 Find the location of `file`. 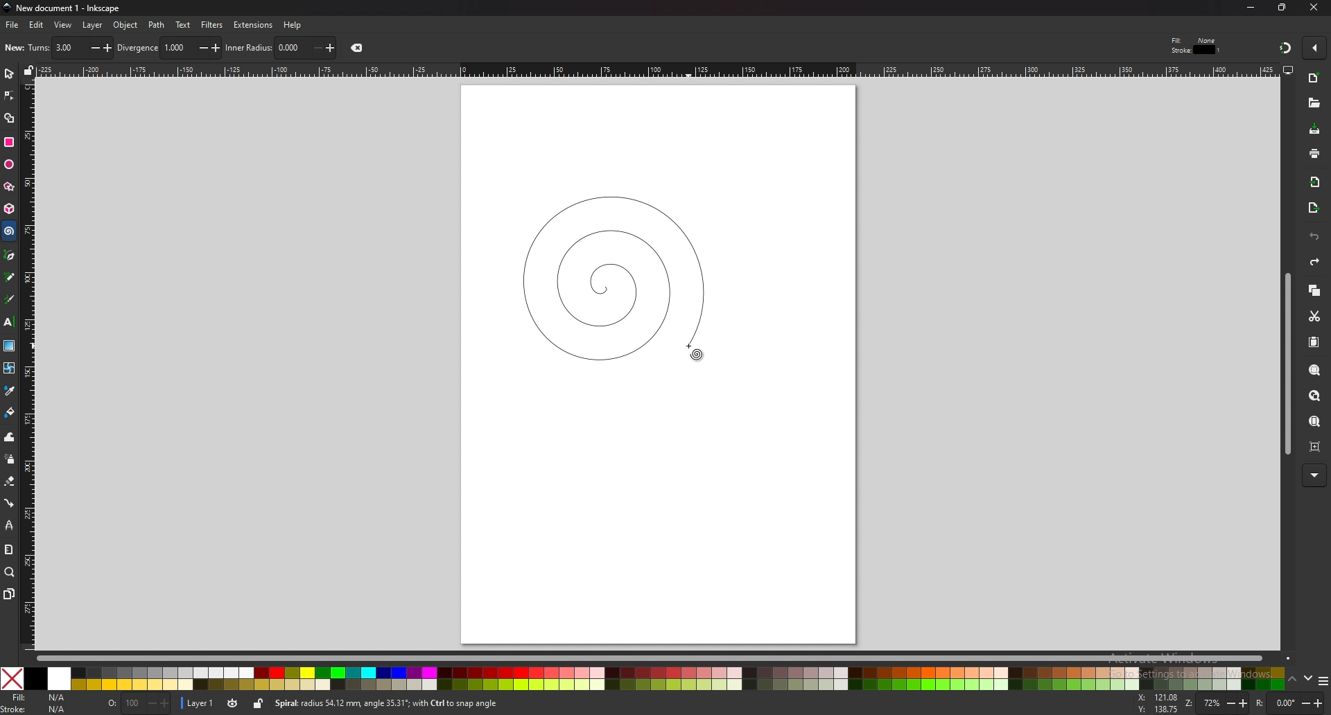

file is located at coordinates (12, 26).